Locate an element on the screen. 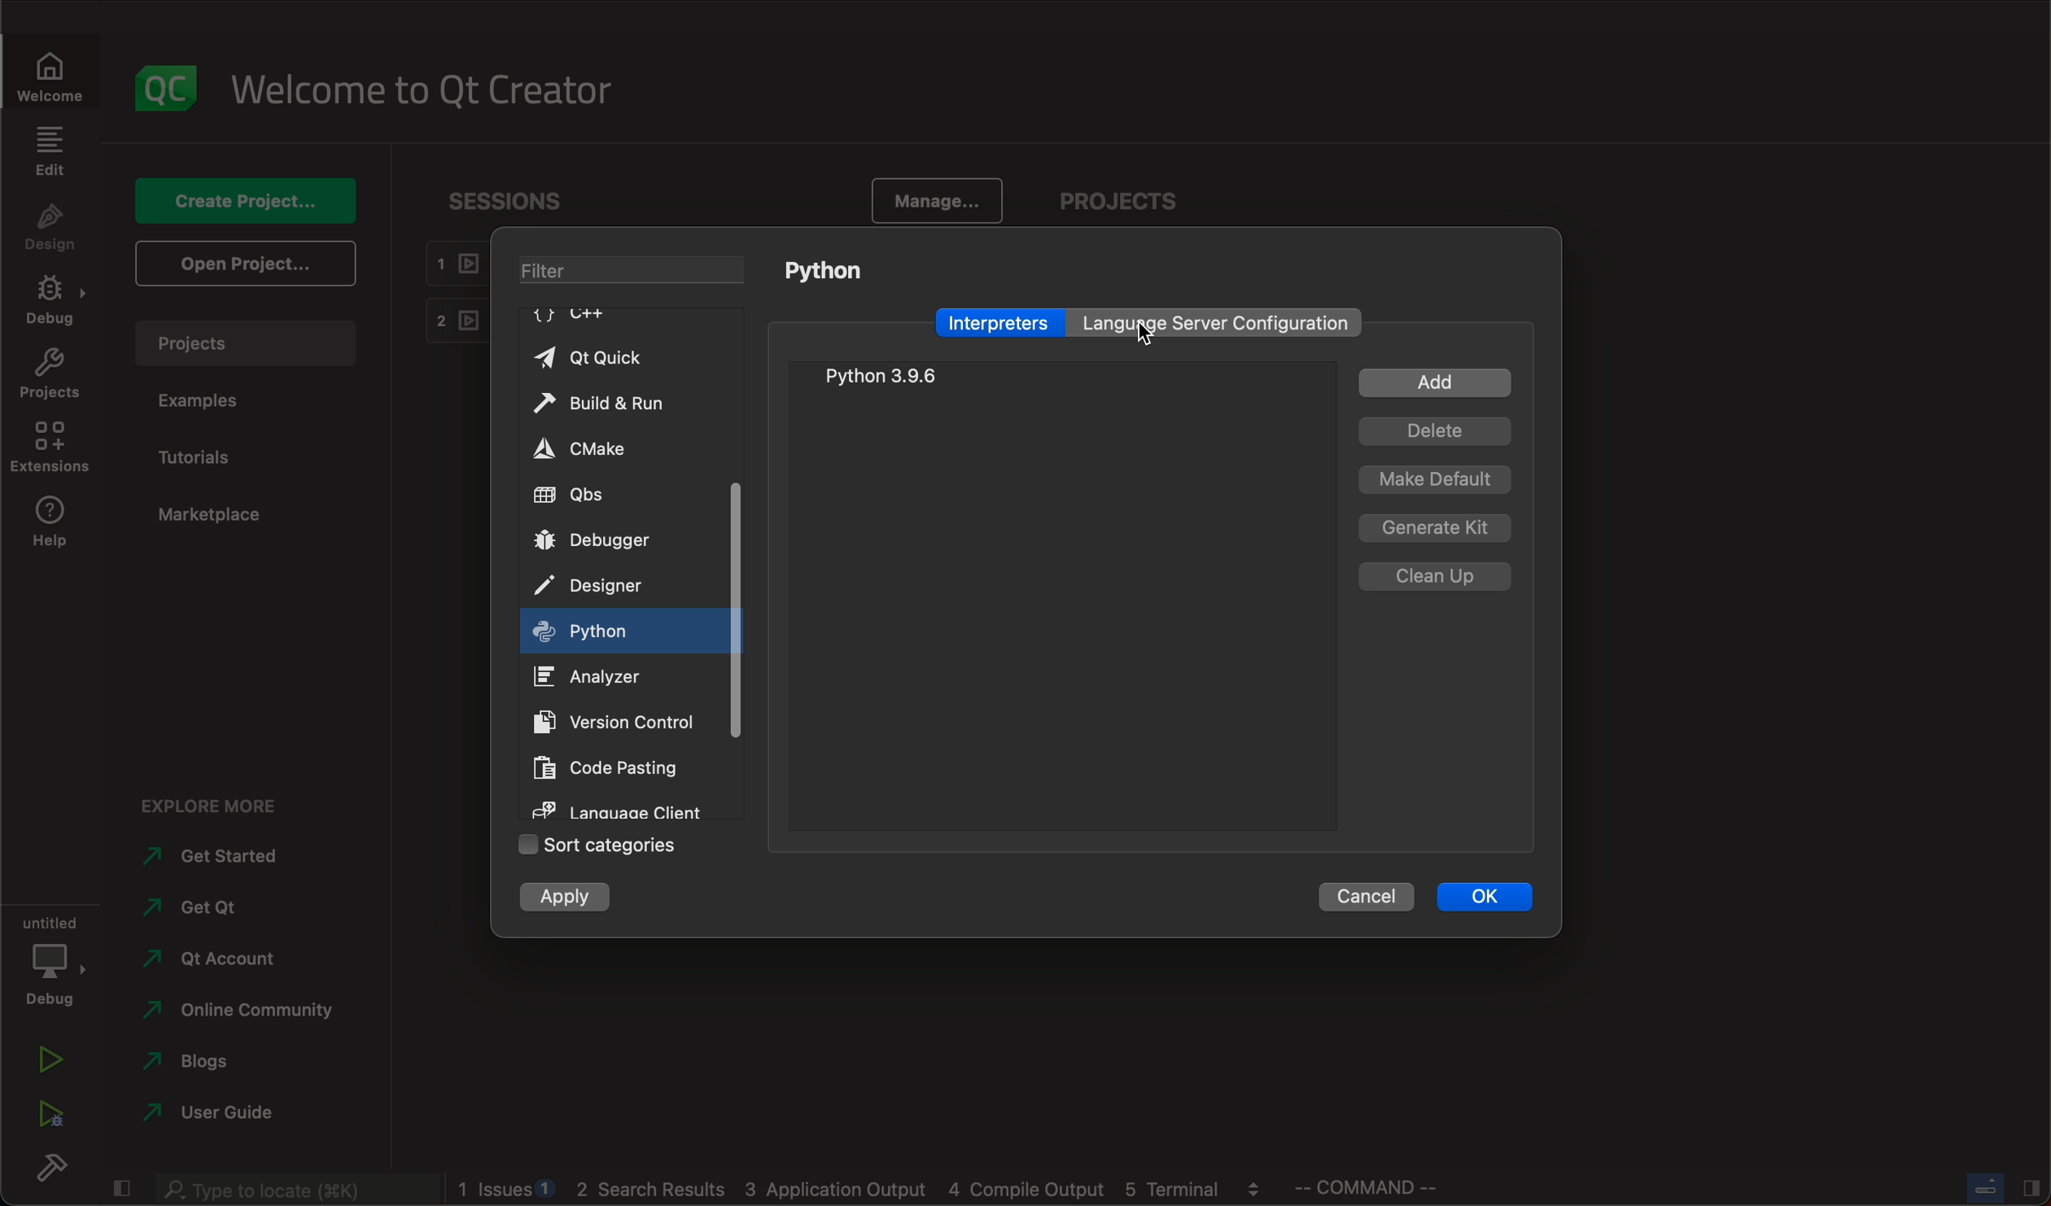 This screenshot has width=2051, height=1206. marketplace is located at coordinates (219, 517).